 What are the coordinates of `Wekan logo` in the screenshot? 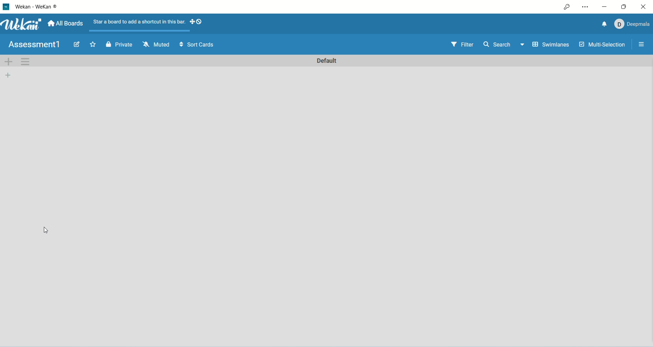 It's located at (21, 24).